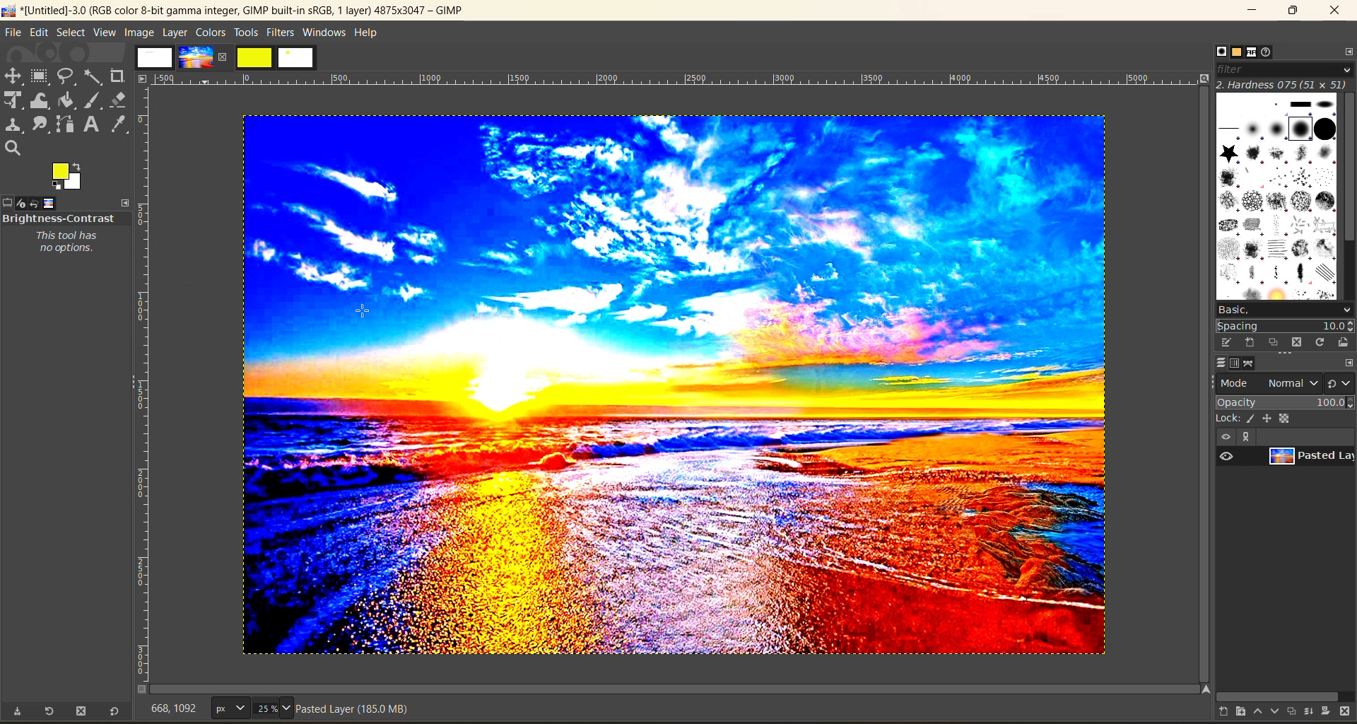 This screenshot has width=1357, height=724. What do you see at coordinates (1226, 455) in the screenshot?
I see `preview` at bounding box center [1226, 455].